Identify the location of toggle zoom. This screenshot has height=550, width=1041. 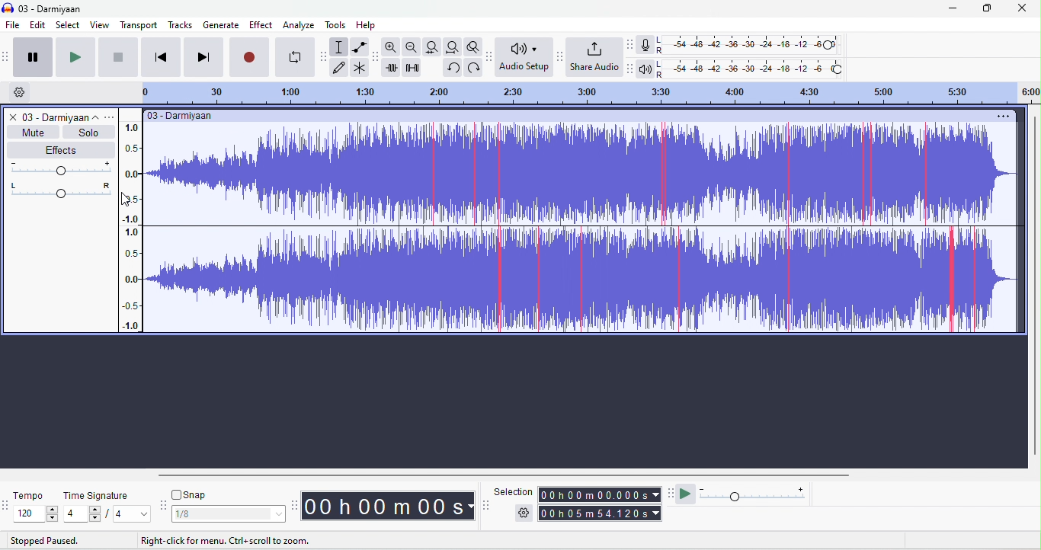
(473, 46).